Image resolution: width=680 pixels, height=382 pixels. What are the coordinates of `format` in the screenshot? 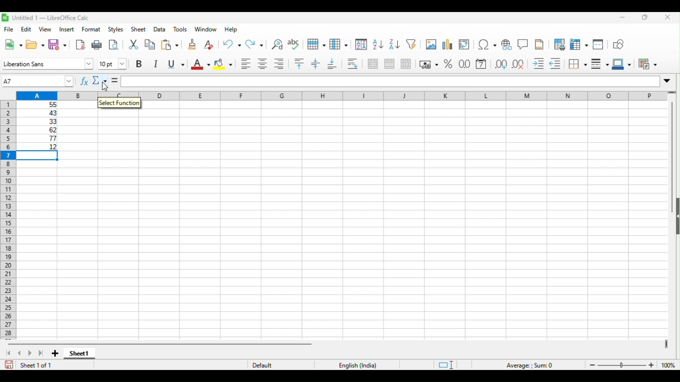 It's located at (91, 29).